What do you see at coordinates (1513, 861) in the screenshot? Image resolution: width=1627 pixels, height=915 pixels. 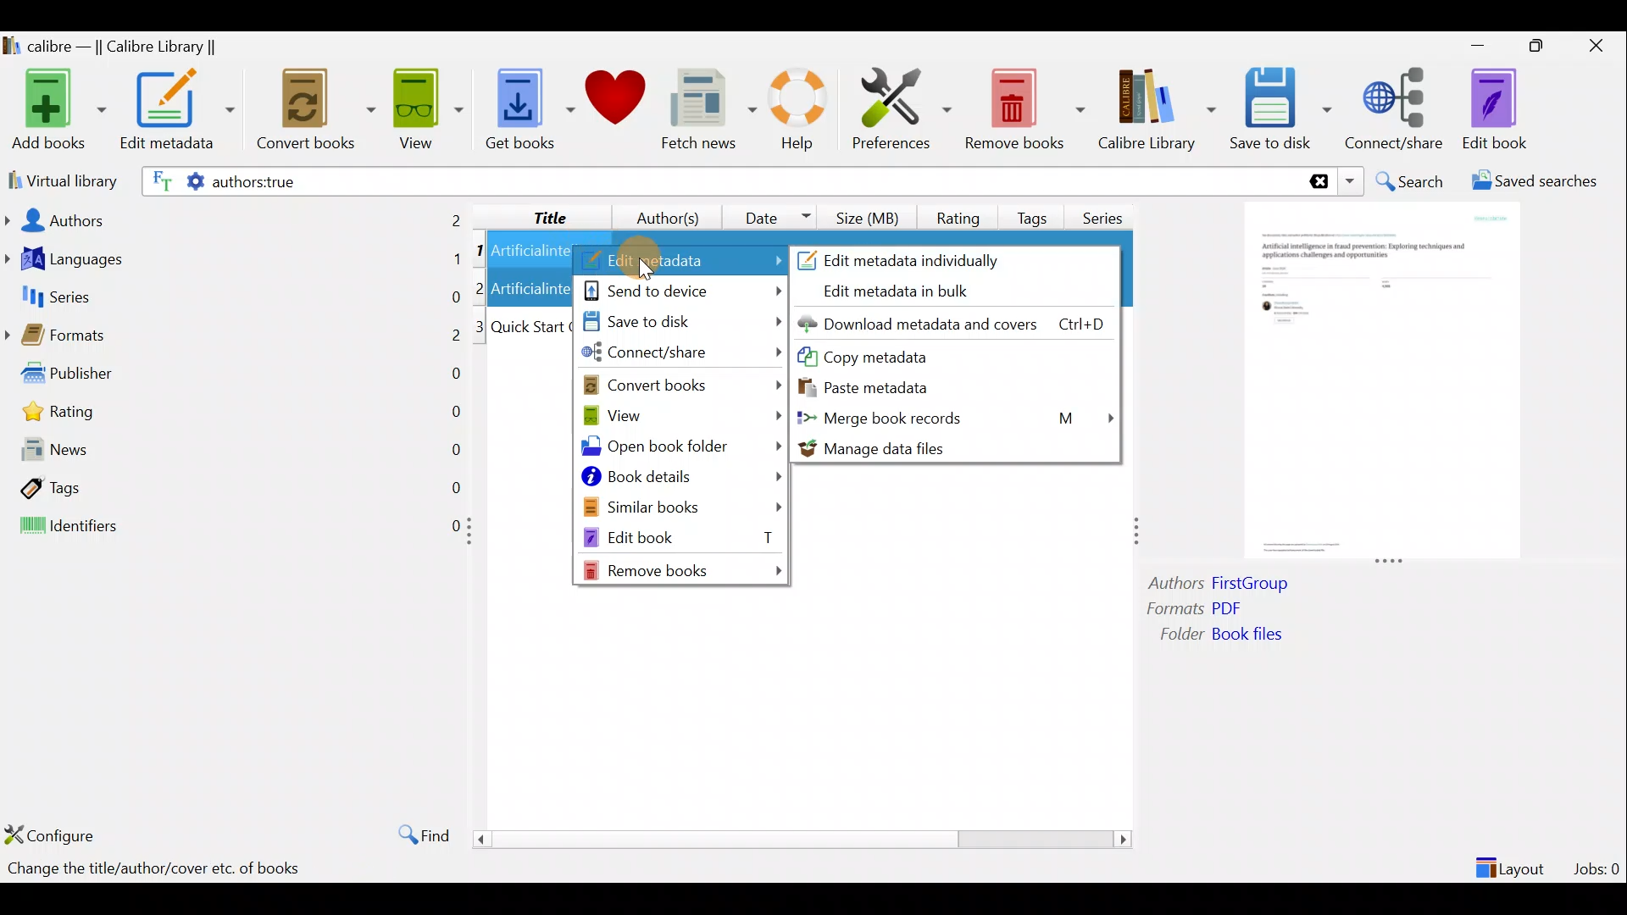 I see `Layout` at bounding box center [1513, 861].